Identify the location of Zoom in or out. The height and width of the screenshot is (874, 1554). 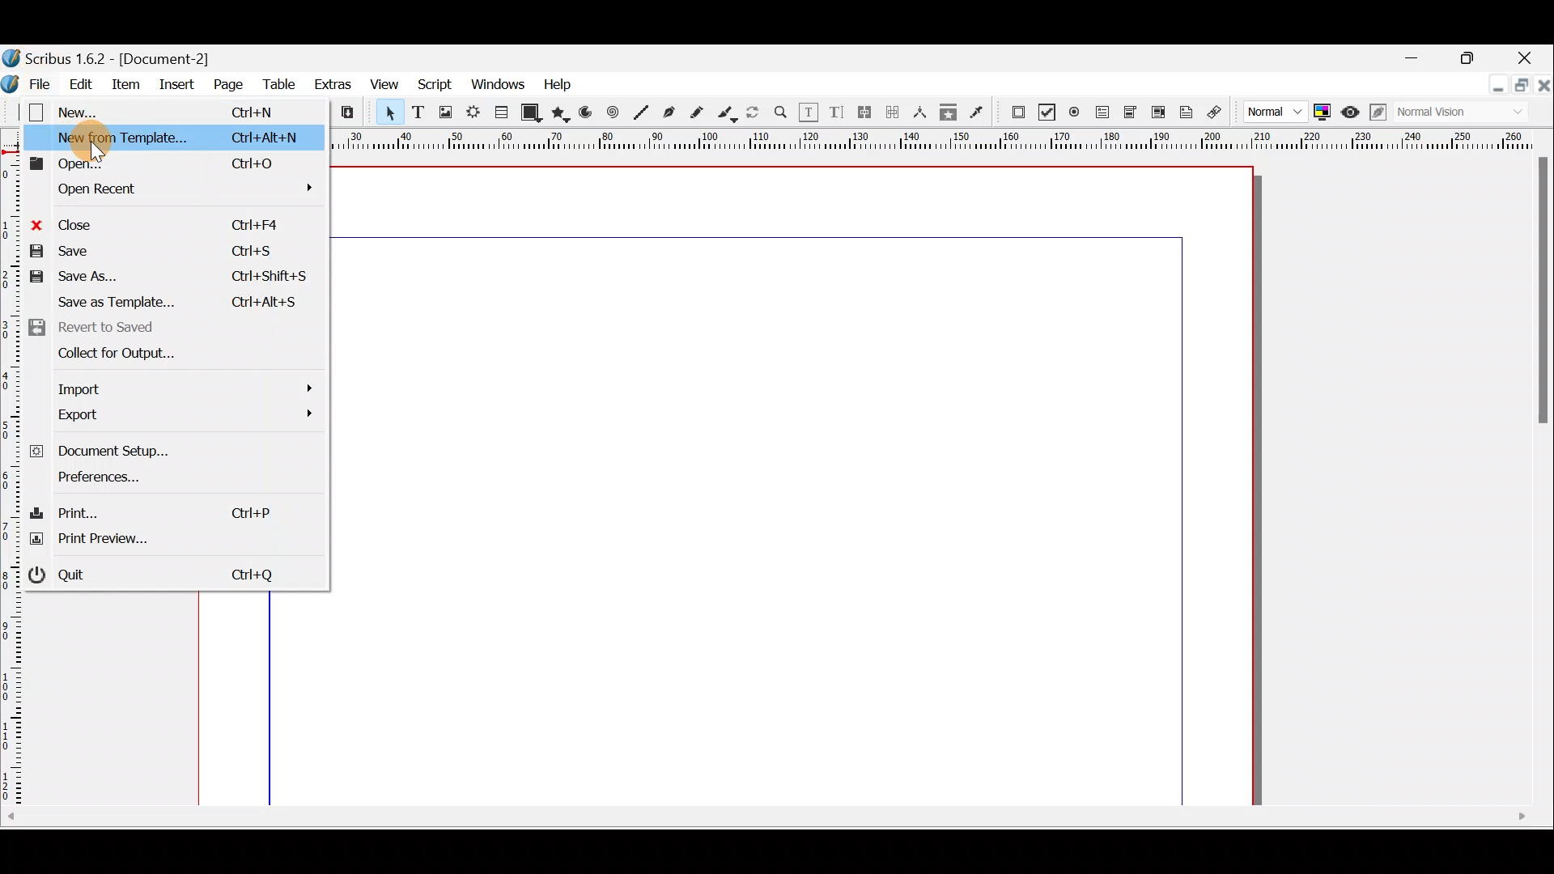
(783, 113).